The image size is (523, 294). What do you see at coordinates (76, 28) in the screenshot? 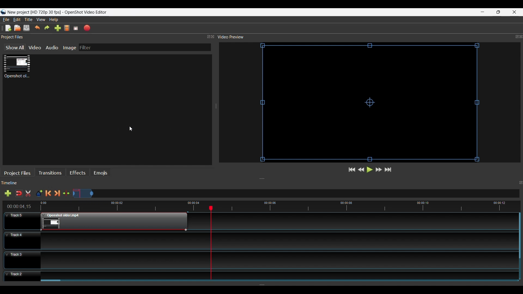
I see `Fullscreen` at bounding box center [76, 28].